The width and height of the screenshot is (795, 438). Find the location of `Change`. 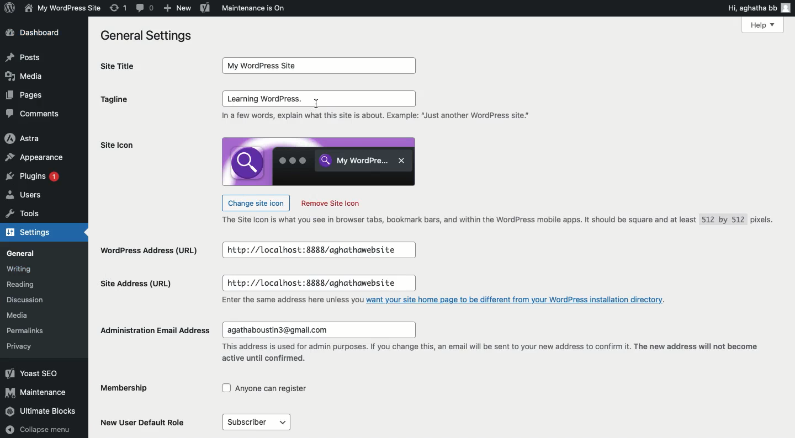

Change is located at coordinates (256, 203).